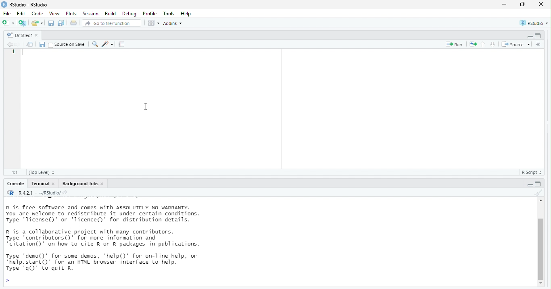 The width and height of the screenshot is (551, 289). I want to click on move down, so click(543, 283).